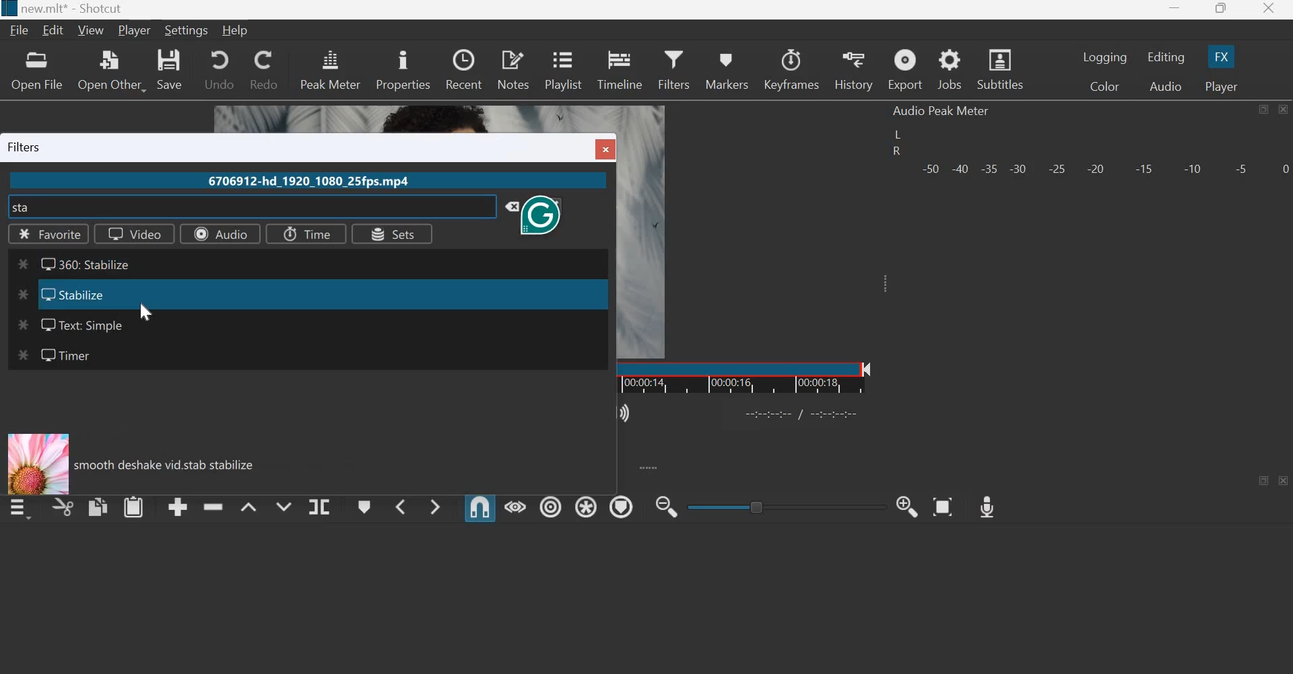 The image size is (1293, 674). I want to click on Zoom Timeline out, so click(668, 507).